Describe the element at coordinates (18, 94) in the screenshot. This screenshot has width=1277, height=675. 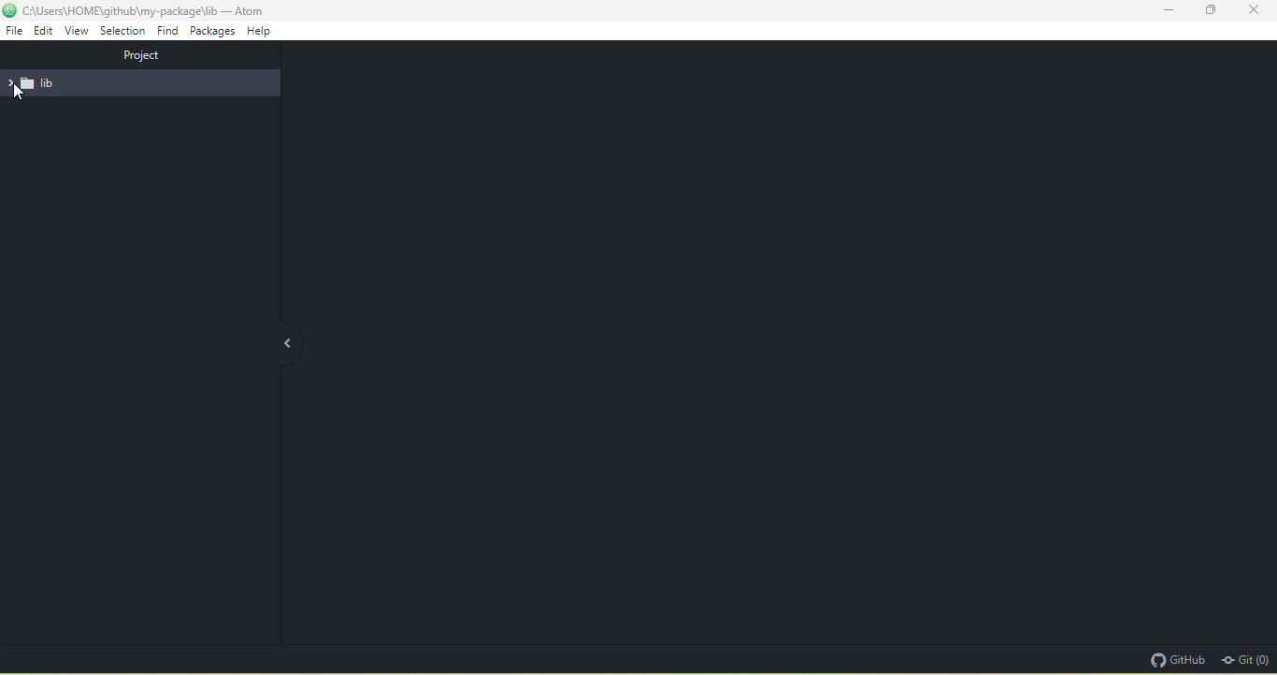
I see `cursor` at that location.